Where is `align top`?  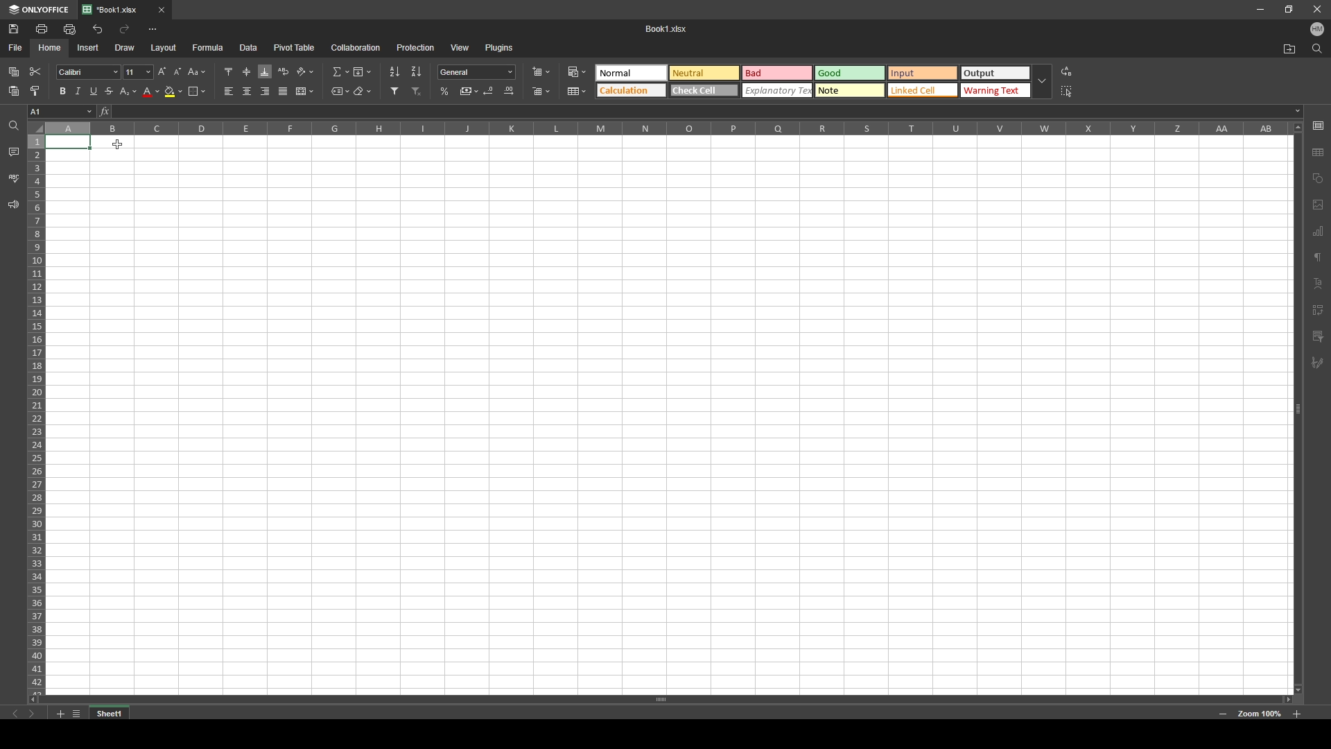
align top is located at coordinates (228, 71).